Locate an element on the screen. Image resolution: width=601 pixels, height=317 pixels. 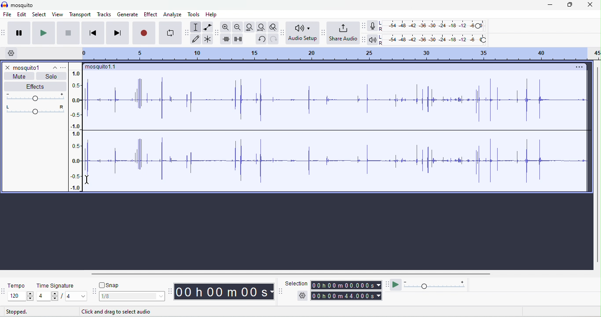
redo is located at coordinates (274, 40).